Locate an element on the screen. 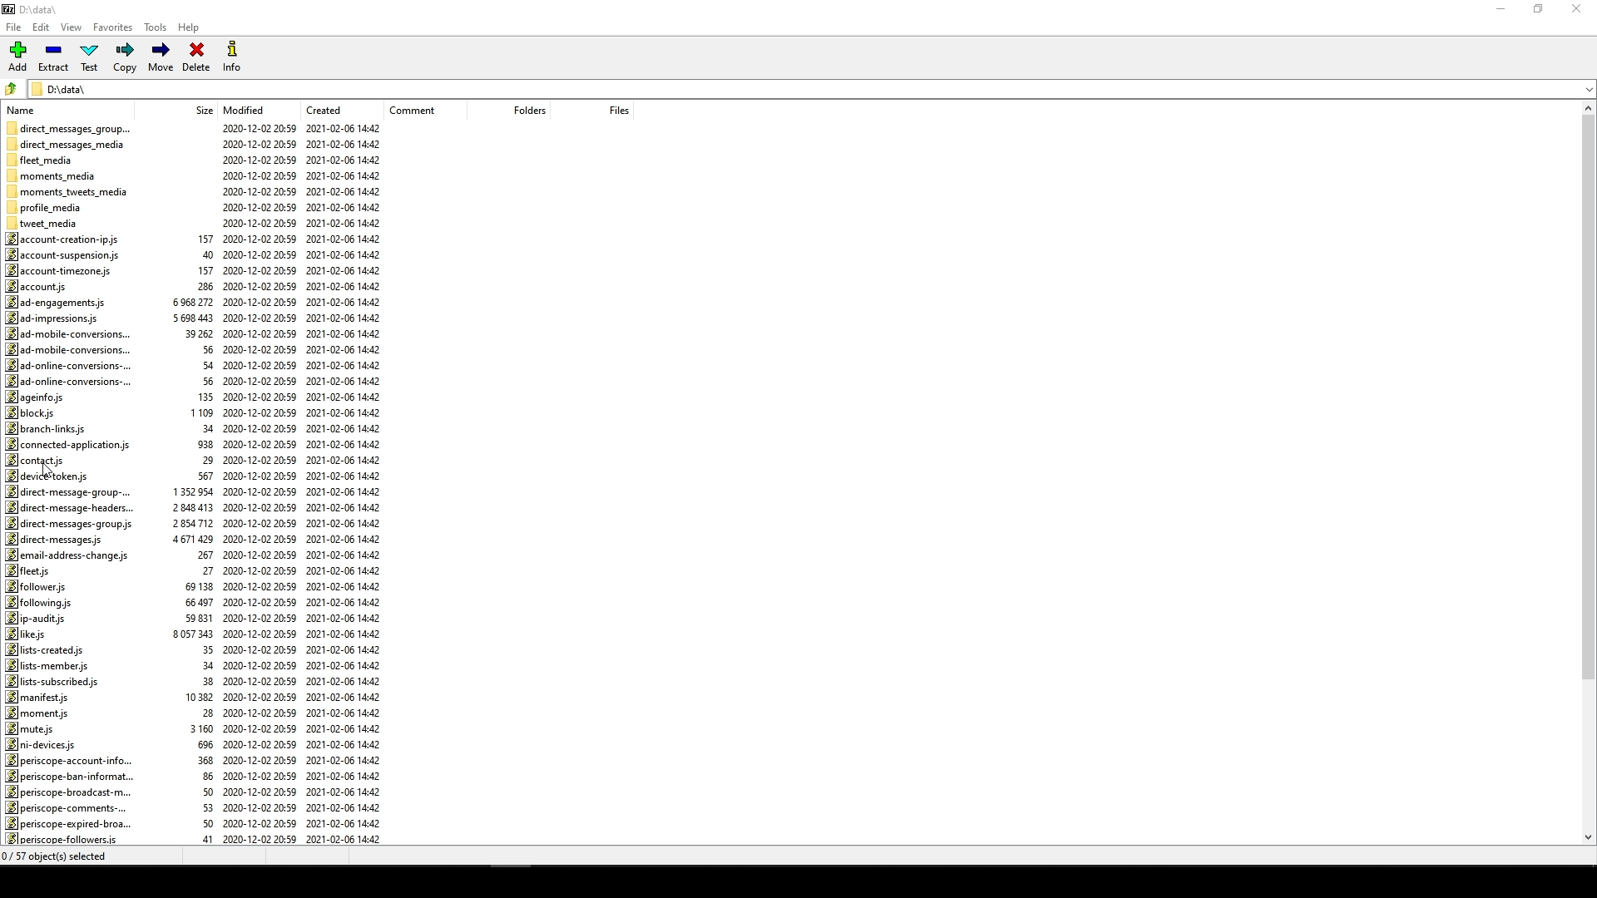  periscope-followers.js is located at coordinates (64, 839).